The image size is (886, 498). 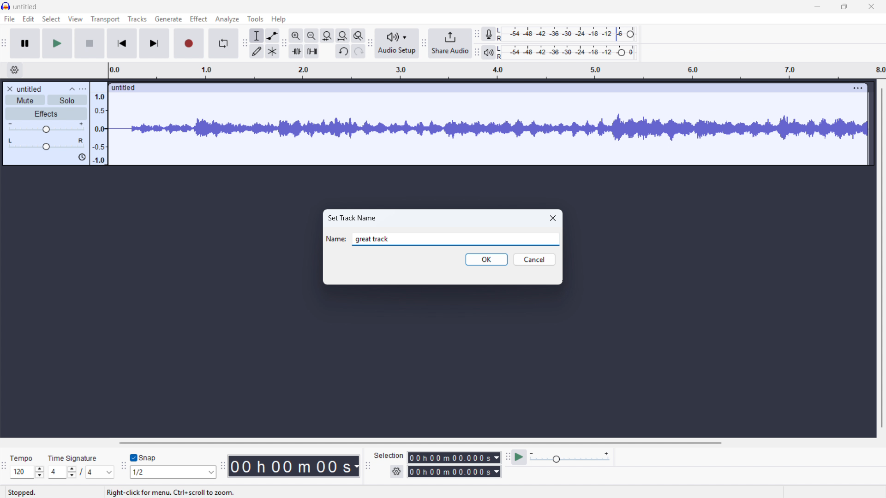 I want to click on maximise, so click(x=845, y=7).